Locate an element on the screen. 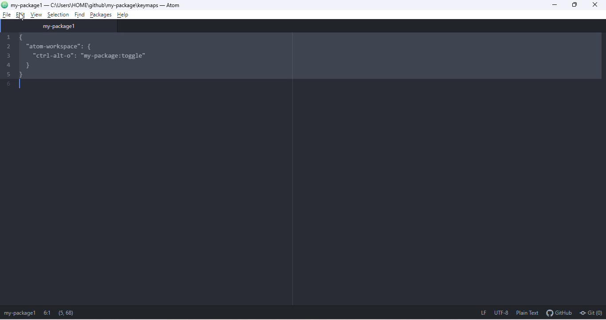 This screenshot has width=606, height=320. git (0) is located at coordinates (592, 314).